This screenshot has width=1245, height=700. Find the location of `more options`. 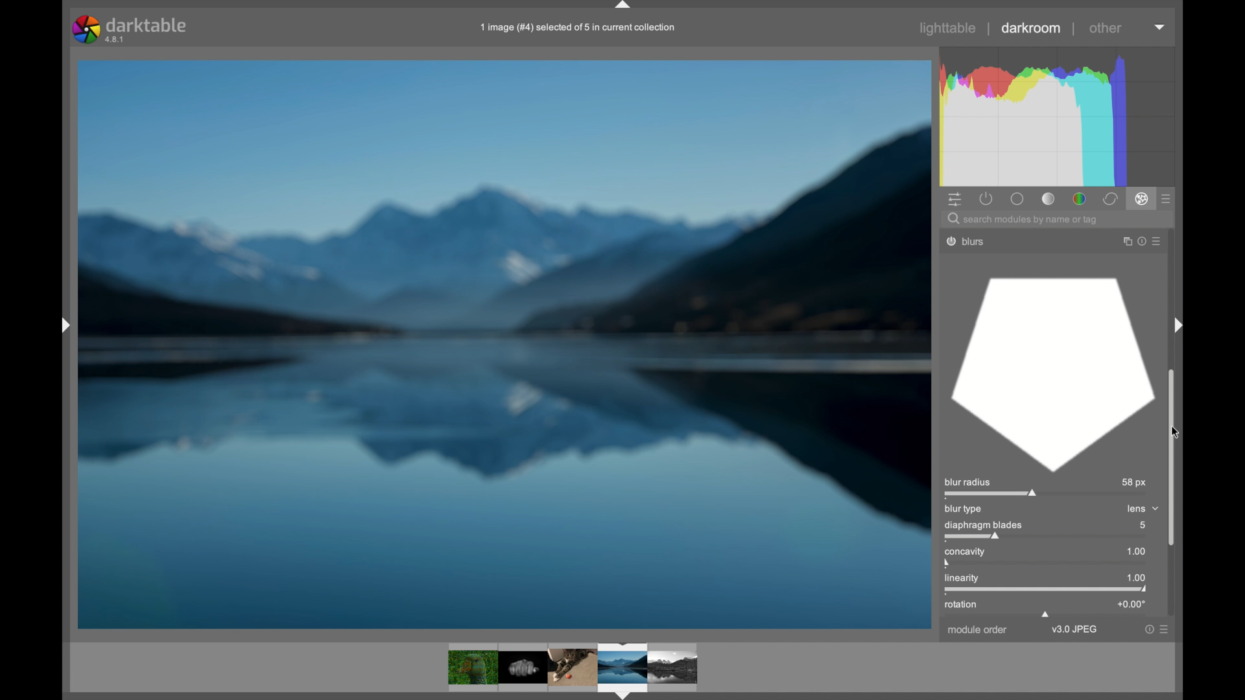

more options is located at coordinates (1166, 629).